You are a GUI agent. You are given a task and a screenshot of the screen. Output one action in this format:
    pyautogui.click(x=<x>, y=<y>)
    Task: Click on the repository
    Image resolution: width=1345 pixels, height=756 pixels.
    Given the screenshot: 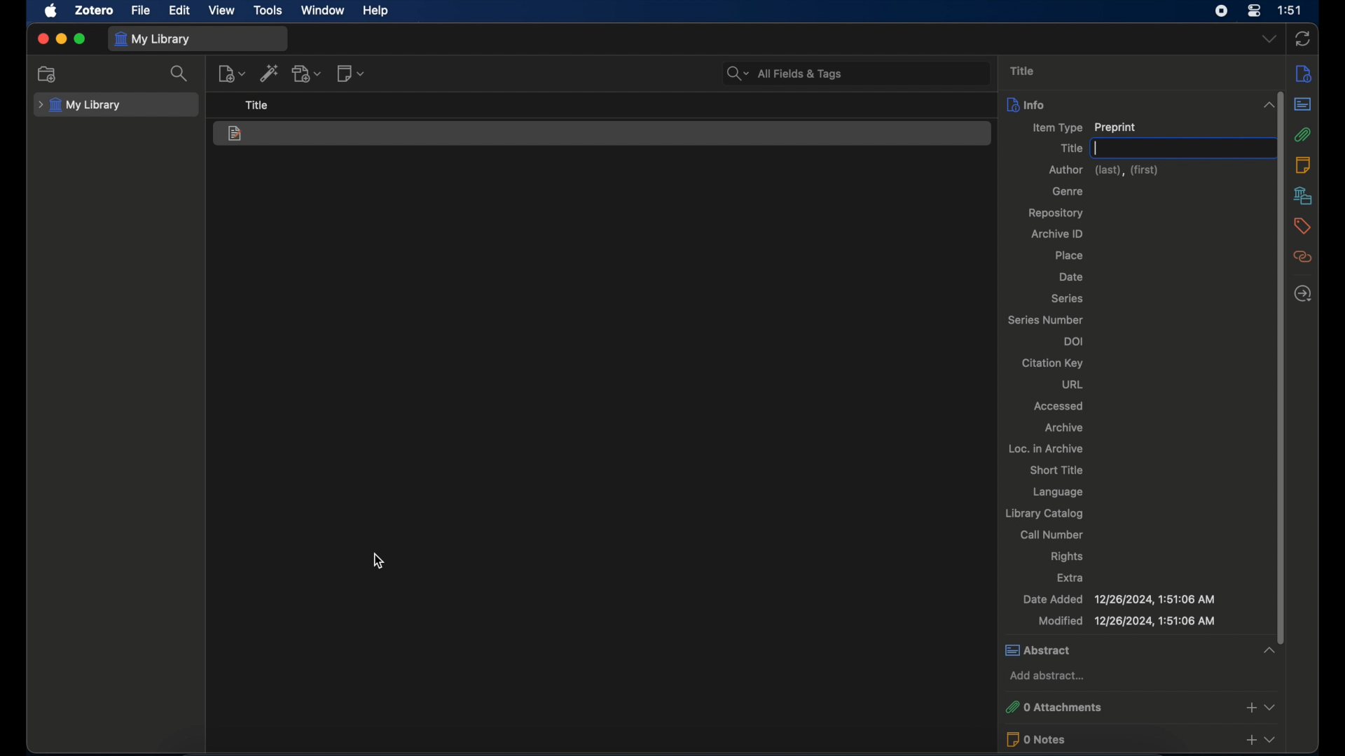 What is the action you would take?
    pyautogui.click(x=1058, y=213)
    